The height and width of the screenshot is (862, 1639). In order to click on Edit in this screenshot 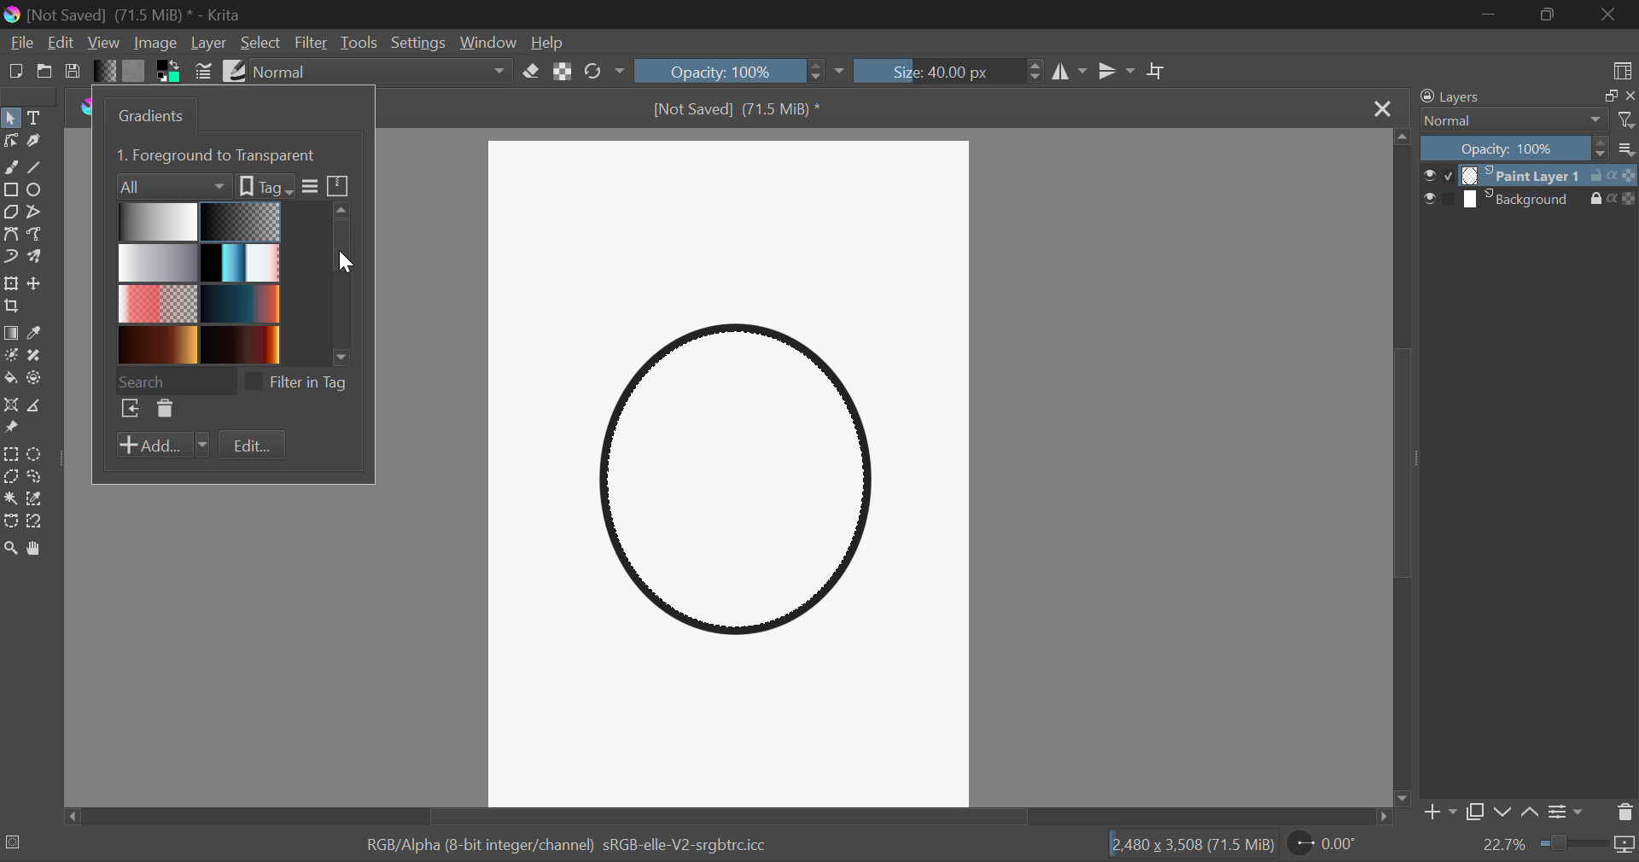, I will do `click(60, 41)`.